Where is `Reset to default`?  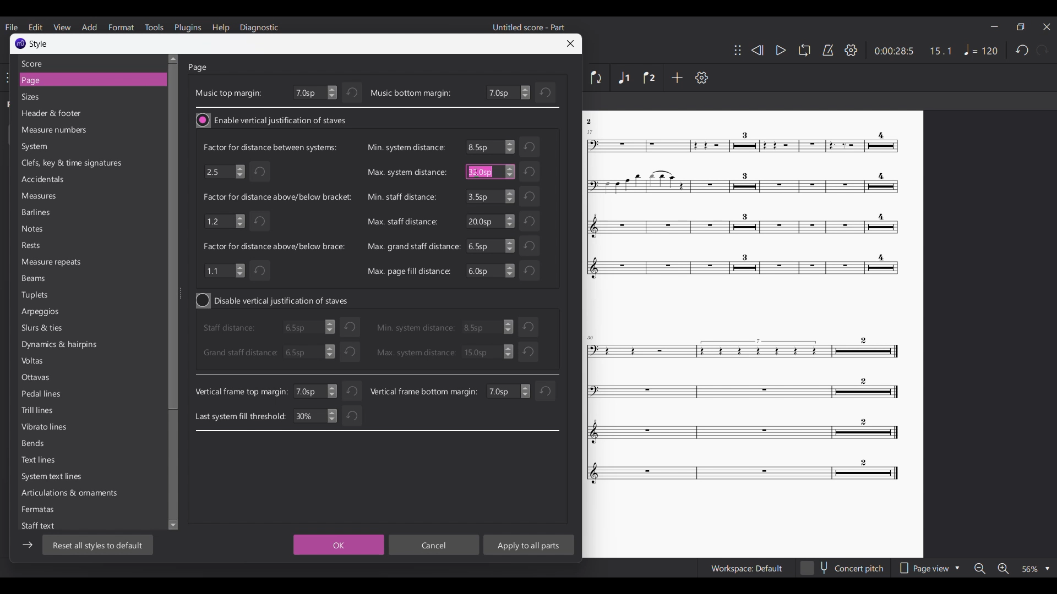
Reset to default is located at coordinates (97, 544).